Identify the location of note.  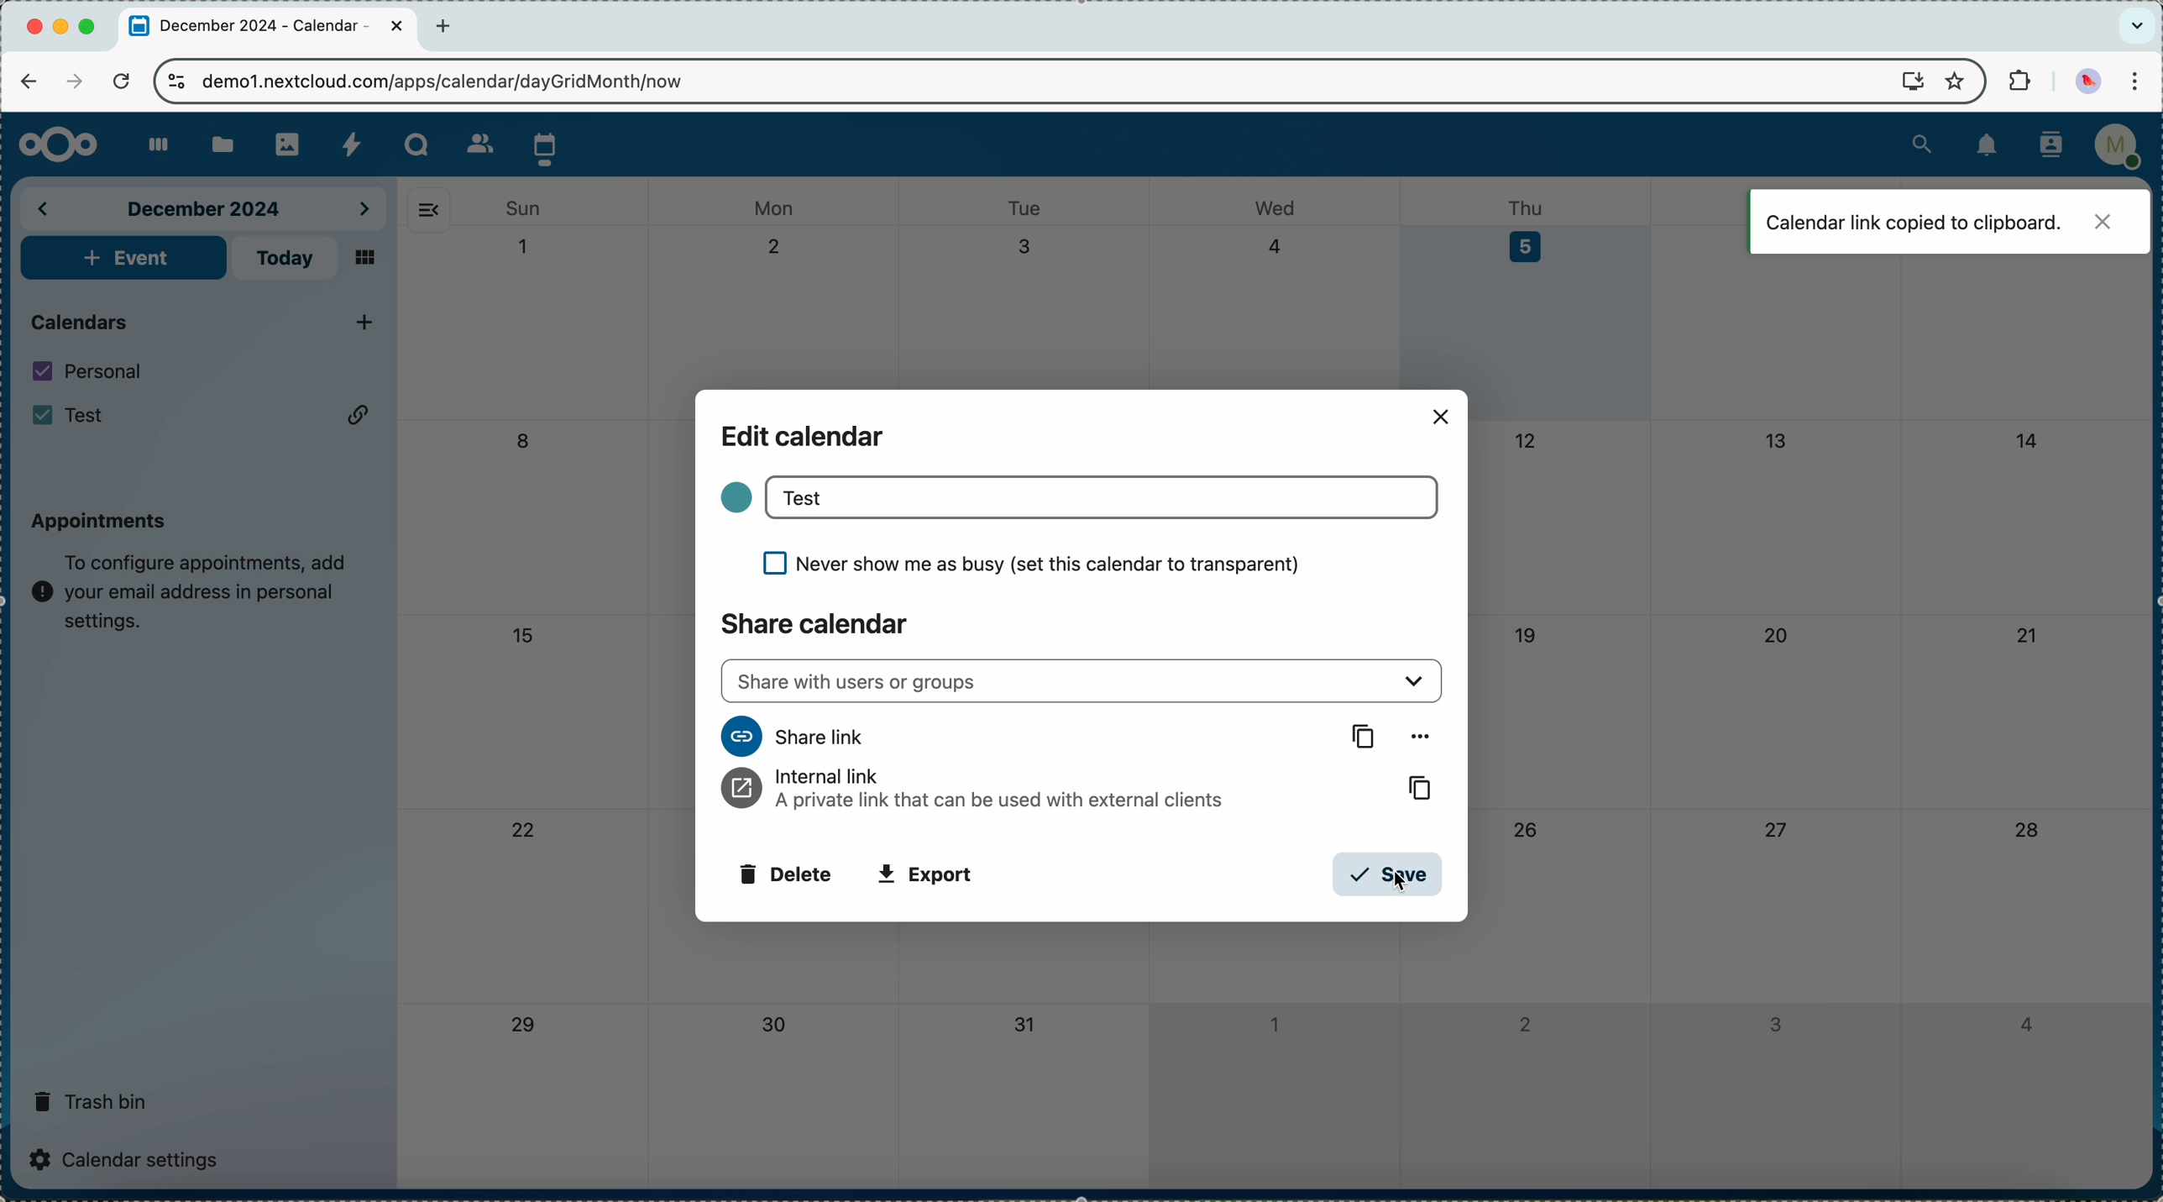
(191, 585).